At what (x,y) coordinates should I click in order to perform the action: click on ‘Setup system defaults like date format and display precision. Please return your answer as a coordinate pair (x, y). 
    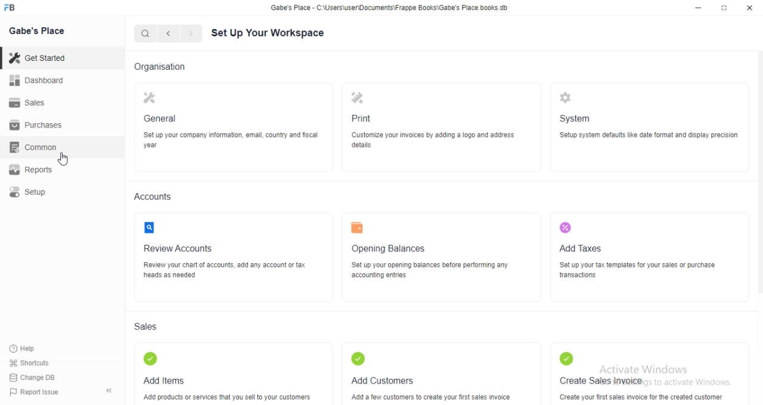
    Looking at the image, I should click on (650, 136).